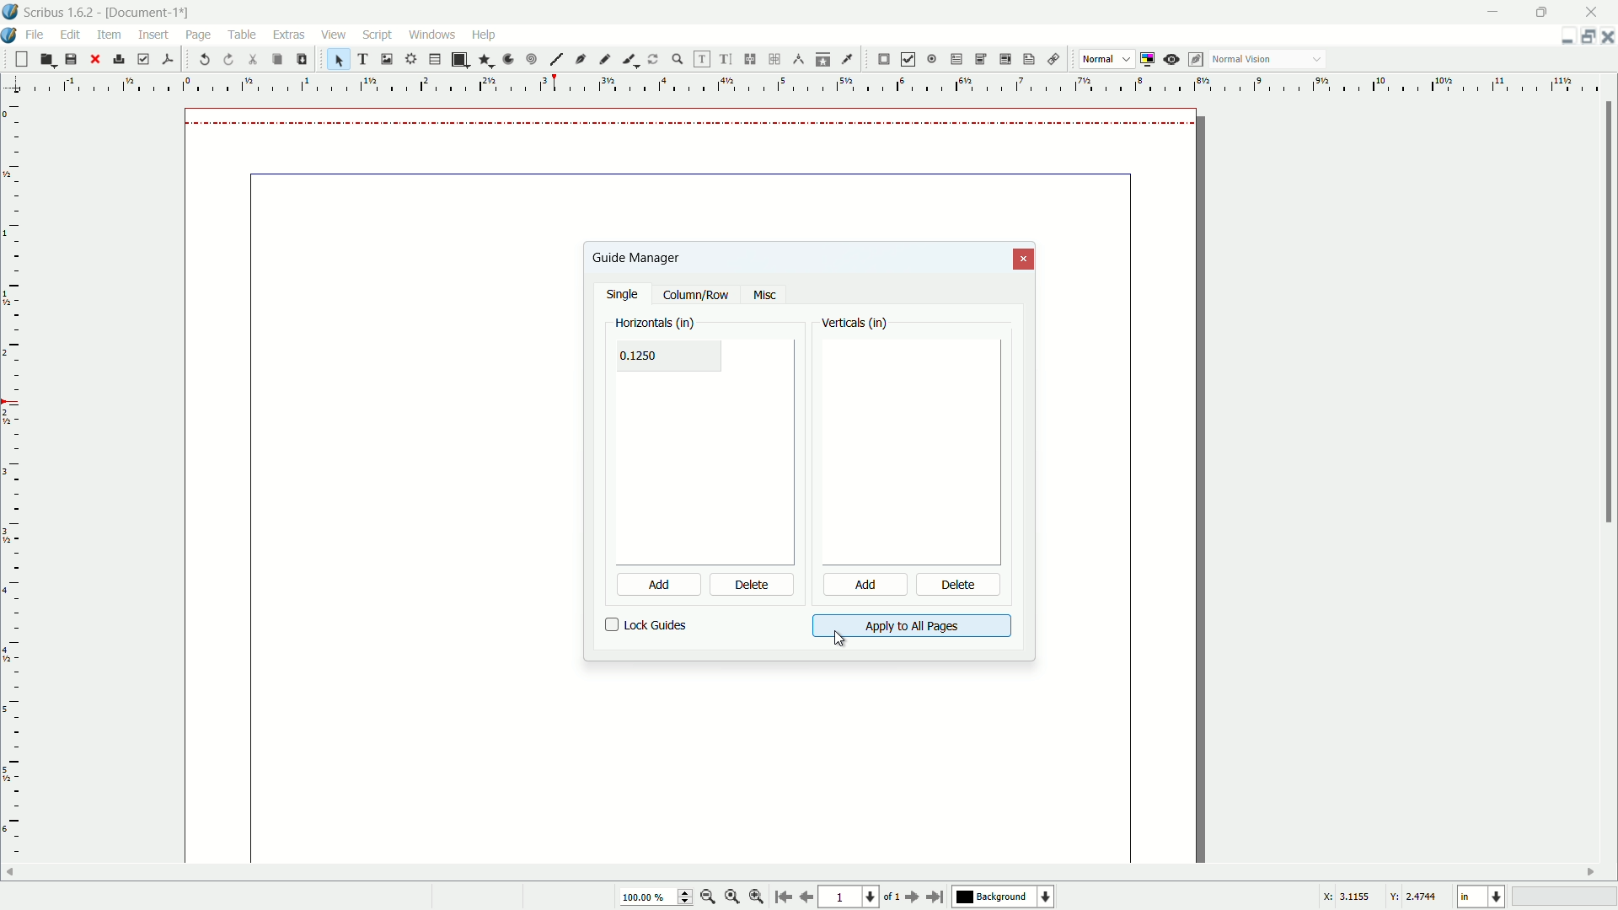  I want to click on app name, so click(59, 13).